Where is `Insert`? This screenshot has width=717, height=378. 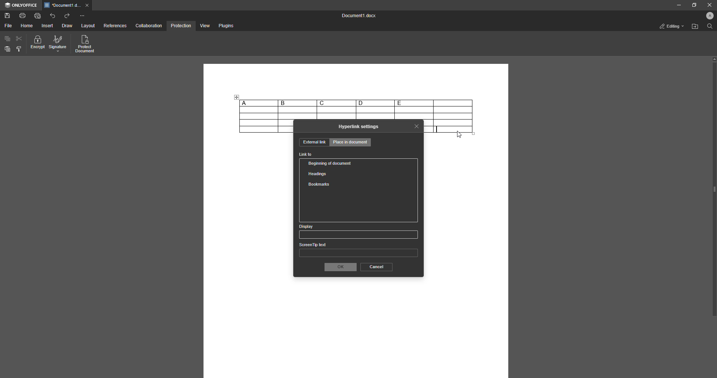 Insert is located at coordinates (48, 26).